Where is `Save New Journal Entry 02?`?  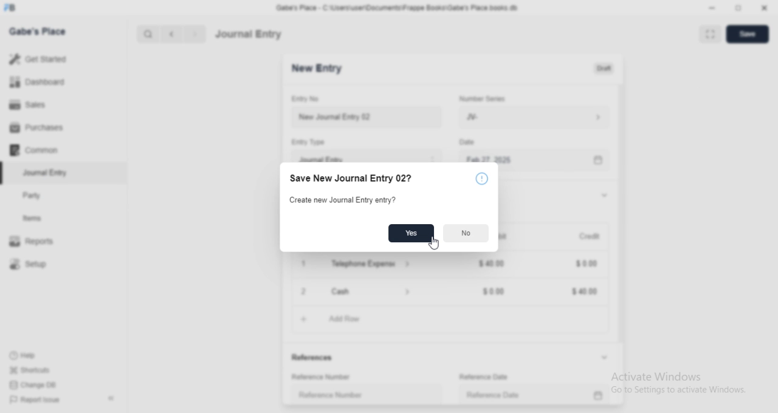
Save New Journal Entry 02? is located at coordinates (351, 179).